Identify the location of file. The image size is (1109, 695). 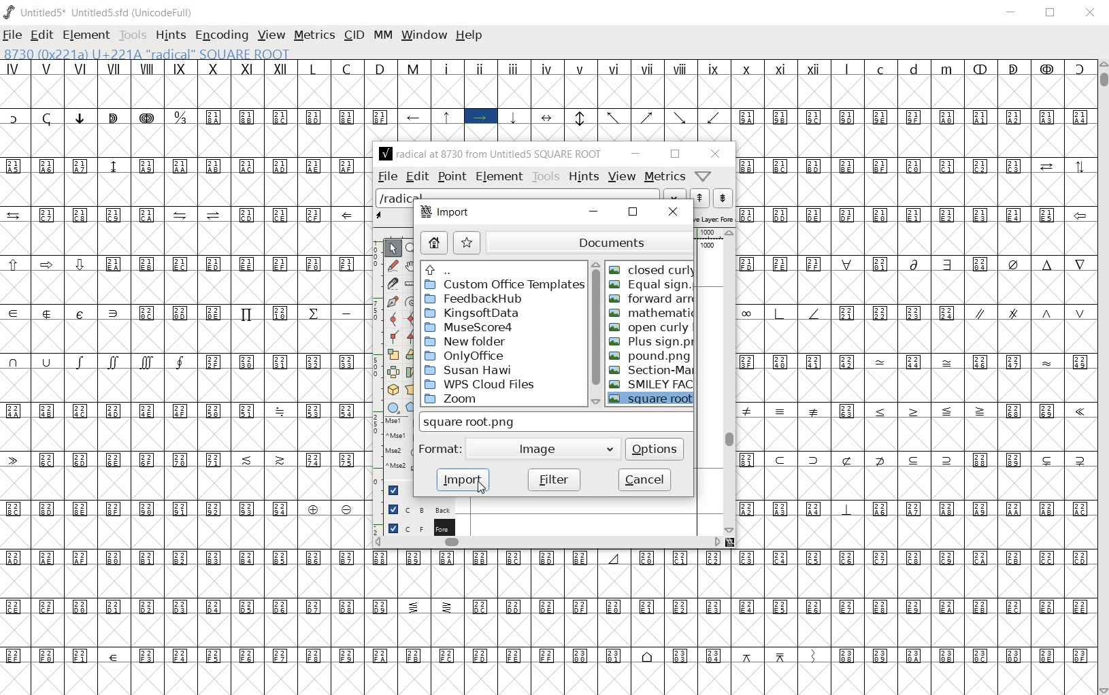
(386, 177).